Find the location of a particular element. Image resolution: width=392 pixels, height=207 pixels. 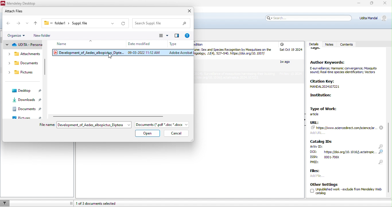

organize is located at coordinates (18, 36).